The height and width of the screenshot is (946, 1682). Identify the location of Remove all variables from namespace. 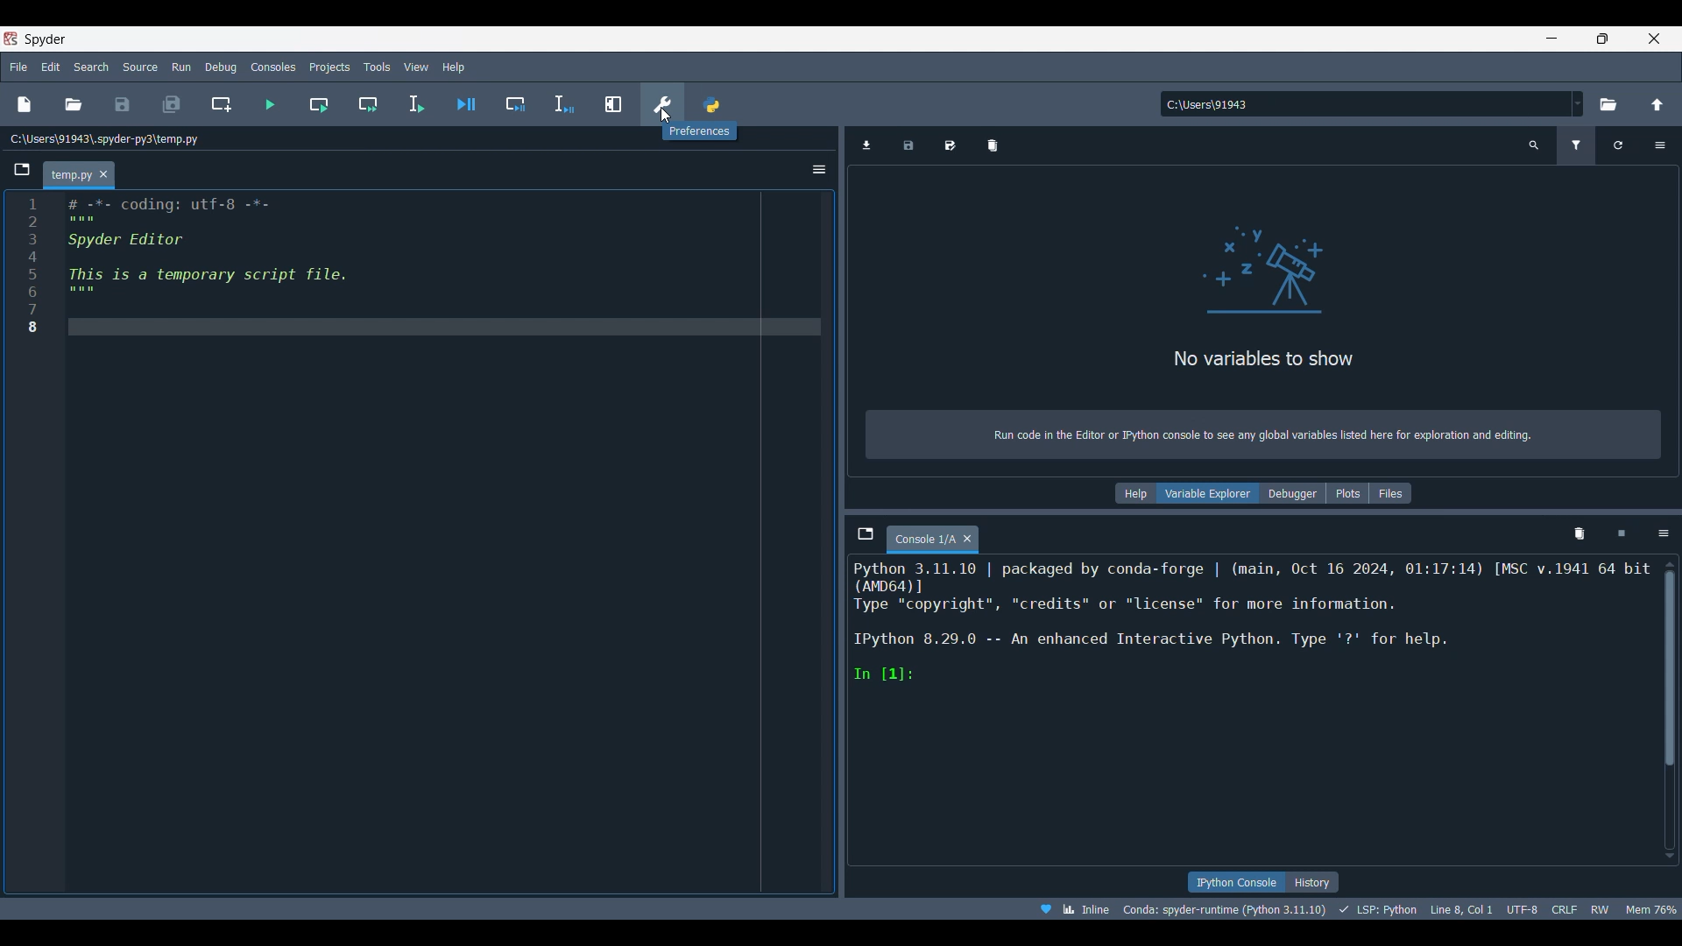
(1580, 534).